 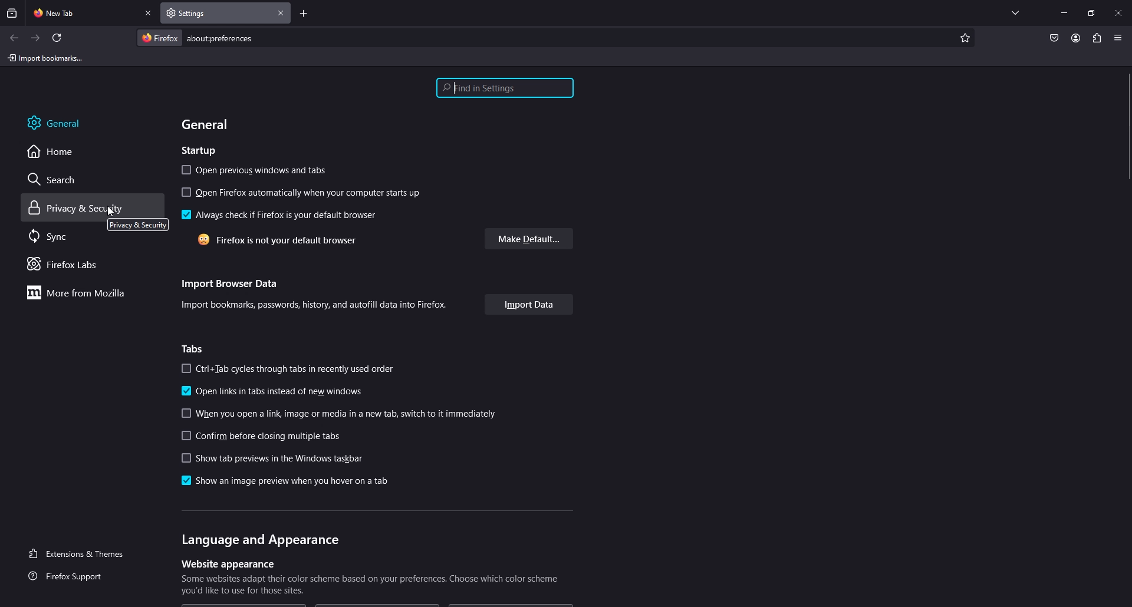 I want to click on profile, so click(x=1075, y=38).